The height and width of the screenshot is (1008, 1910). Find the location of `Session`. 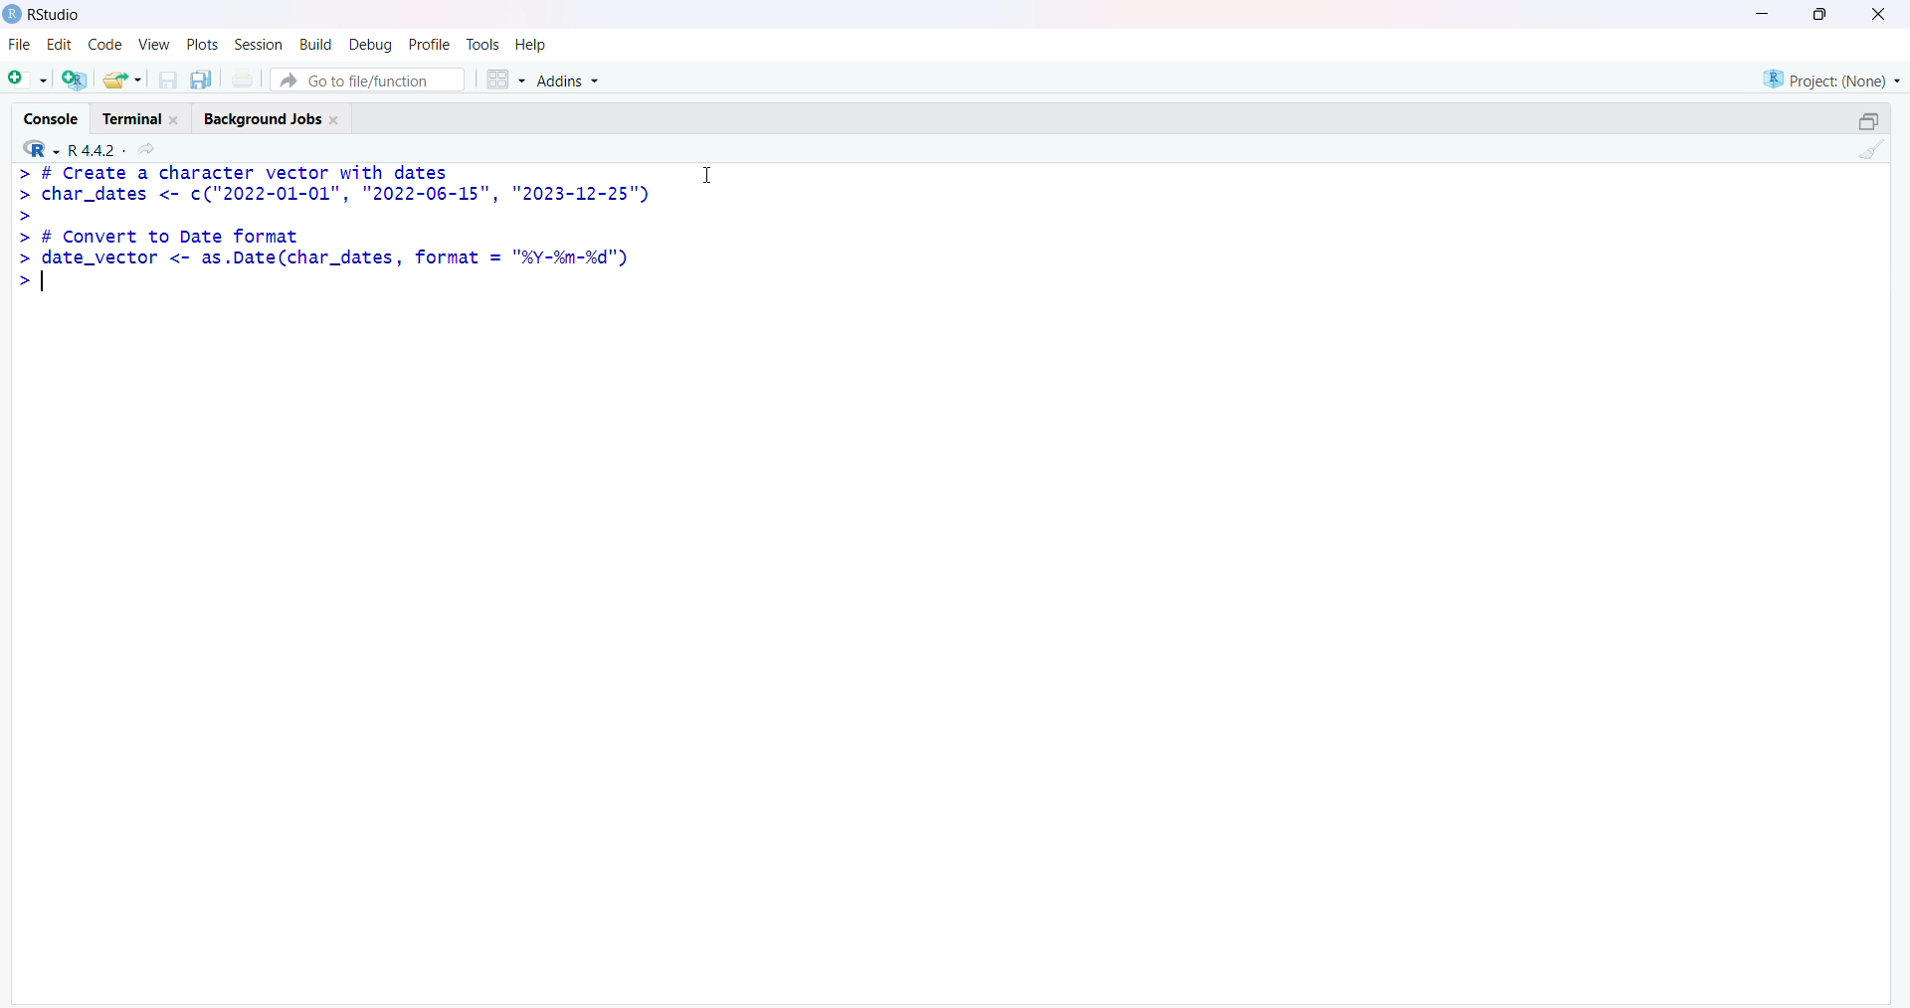

Session is located at coordinates (256, 46).